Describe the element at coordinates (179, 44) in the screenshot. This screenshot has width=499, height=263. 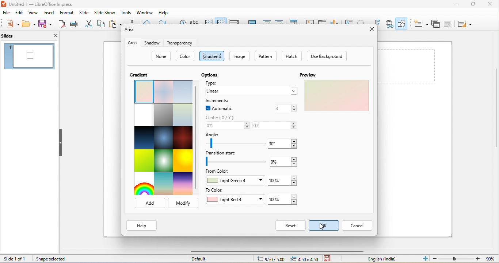
I see `transparency` at that location.